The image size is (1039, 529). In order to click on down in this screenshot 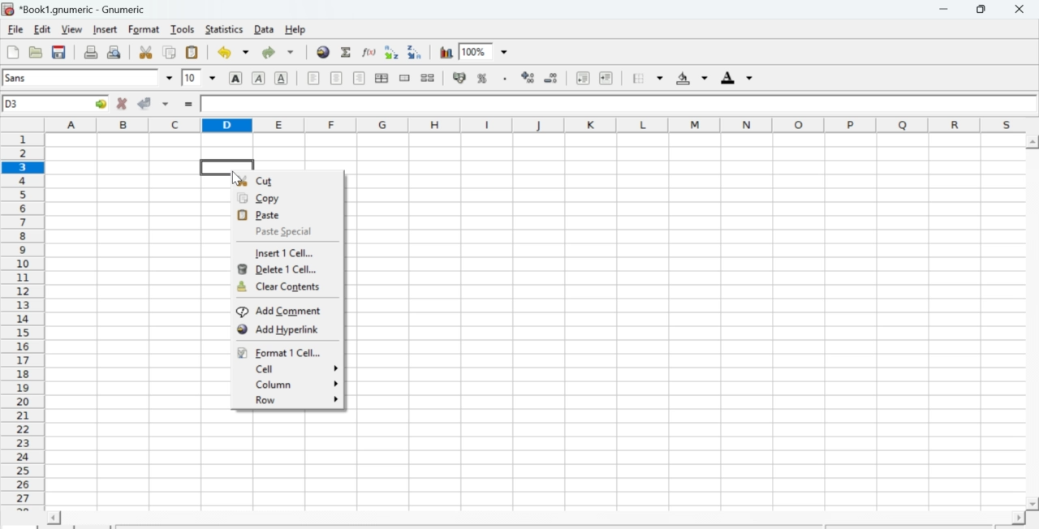, I will do `click(506, 52)`.